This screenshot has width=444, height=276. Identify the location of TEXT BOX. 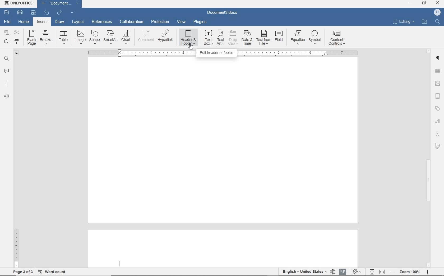
(208, 37).